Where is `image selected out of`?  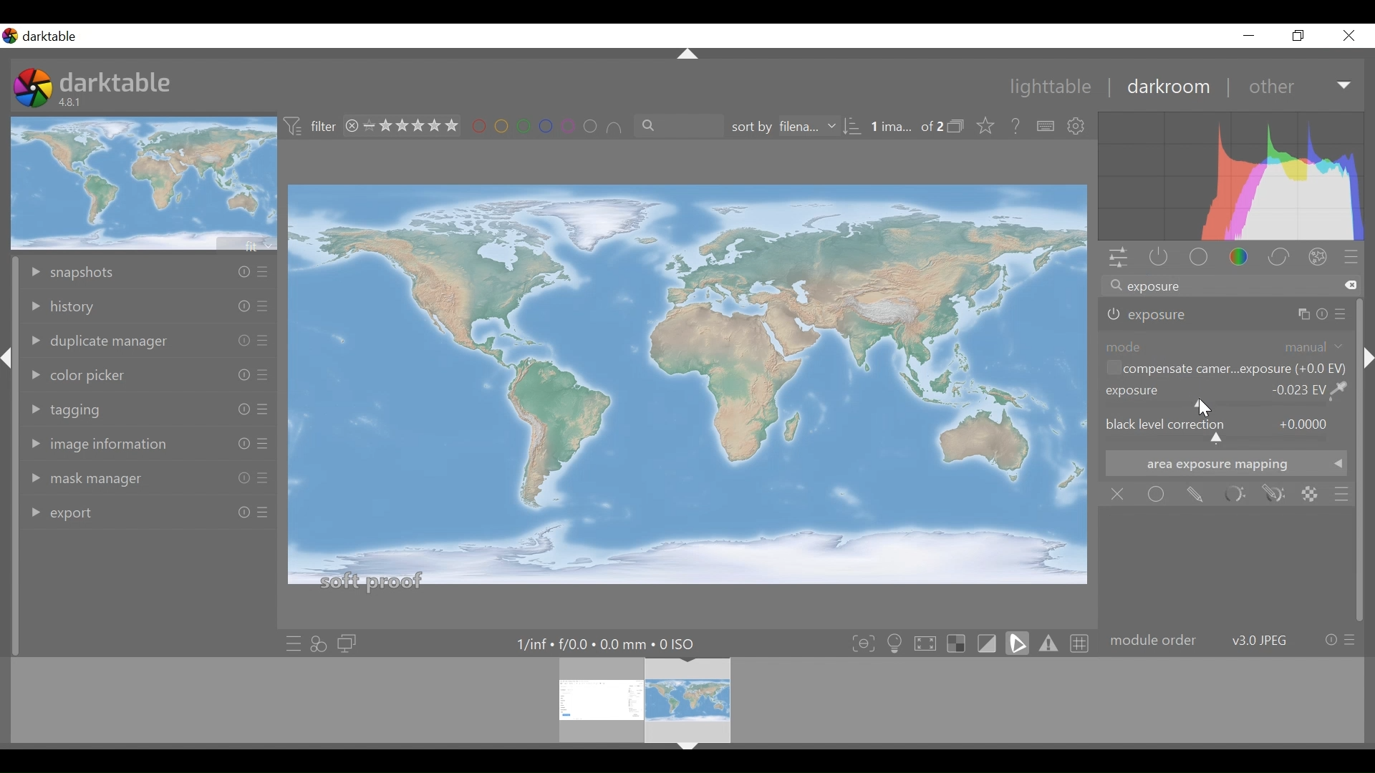 image selected out of is located at coordinates (906, 127).